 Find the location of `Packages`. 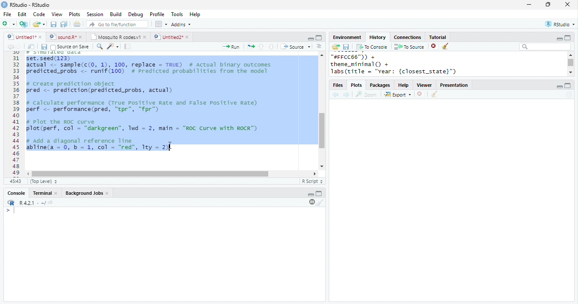

Packages is located at coordinates (380, 86).